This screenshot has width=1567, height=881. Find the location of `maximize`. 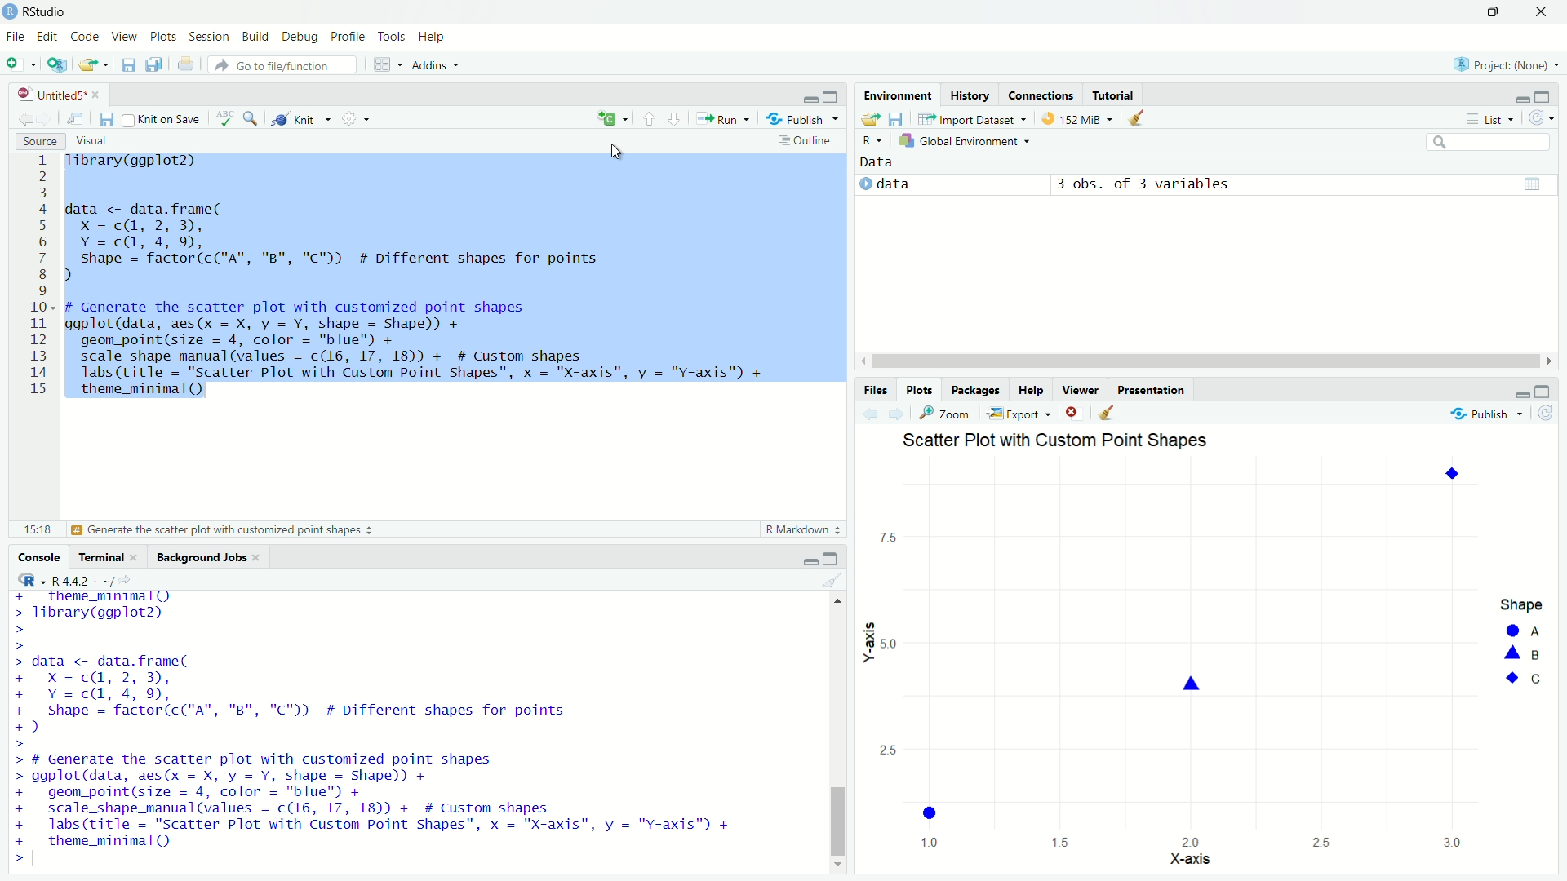

maximize is located at coordinates (831, 559).